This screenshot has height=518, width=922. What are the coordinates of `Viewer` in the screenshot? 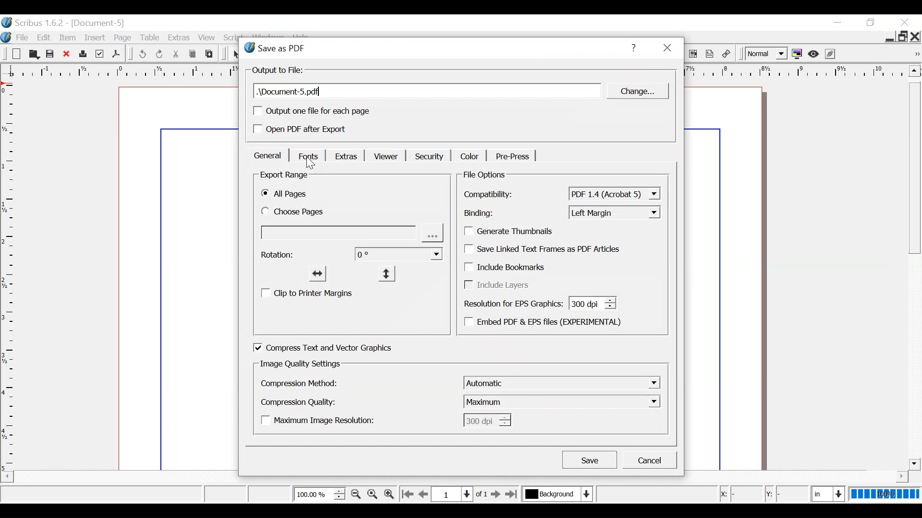 It's located at (384, 156).